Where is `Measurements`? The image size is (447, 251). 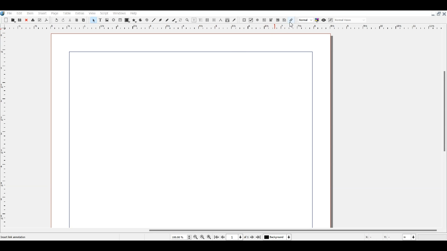
Measurements is located at coordinates (220, 20).